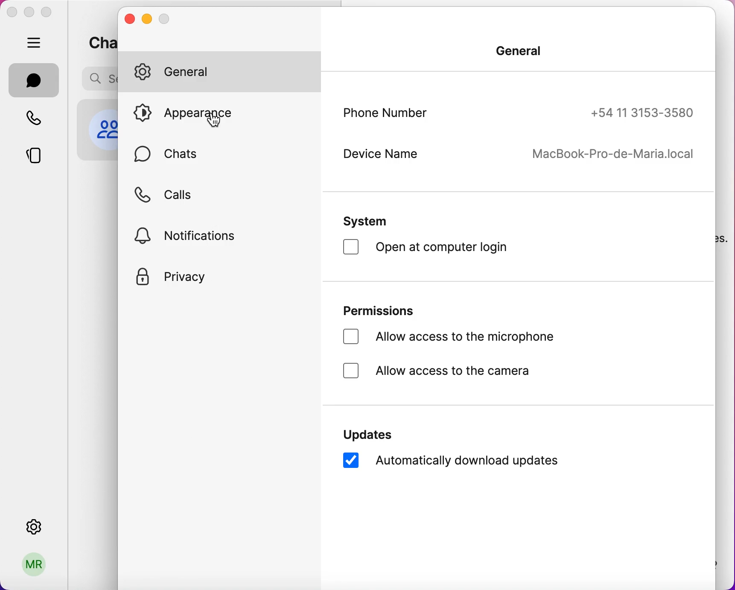 The image size is (735, 590). What do you see at coordinates (386, 311) in the screenshot?
I see `permissions` at bounding box center [386, 311].